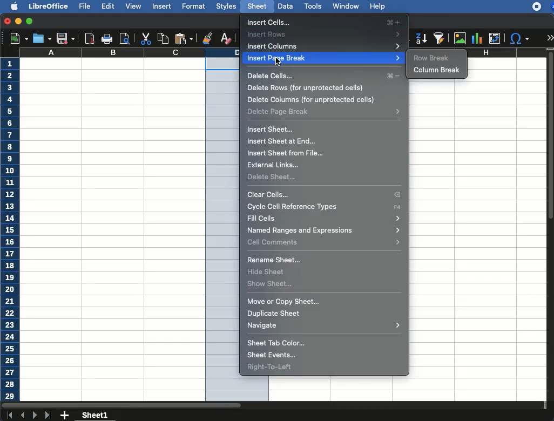 This screenshot has width=554, height=421. Describe the element at coordinates (34, 416) in the screenshot. I see `next sheet` at that location.